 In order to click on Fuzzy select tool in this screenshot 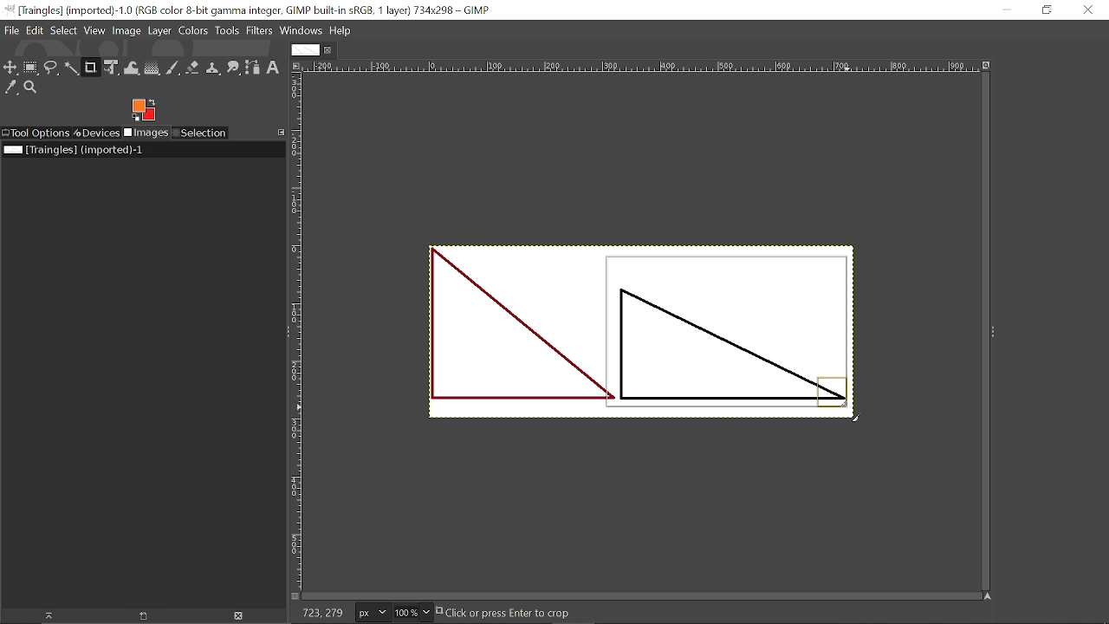, I will do `click(72, 69)`.